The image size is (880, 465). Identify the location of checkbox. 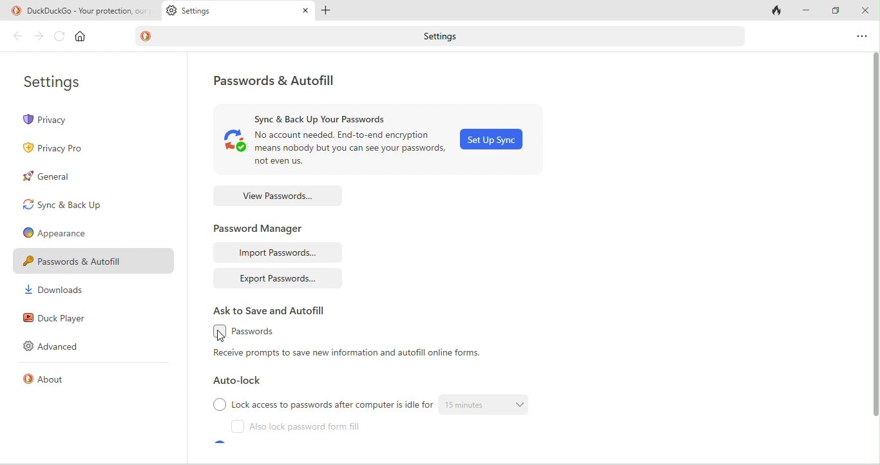
(240, 428).